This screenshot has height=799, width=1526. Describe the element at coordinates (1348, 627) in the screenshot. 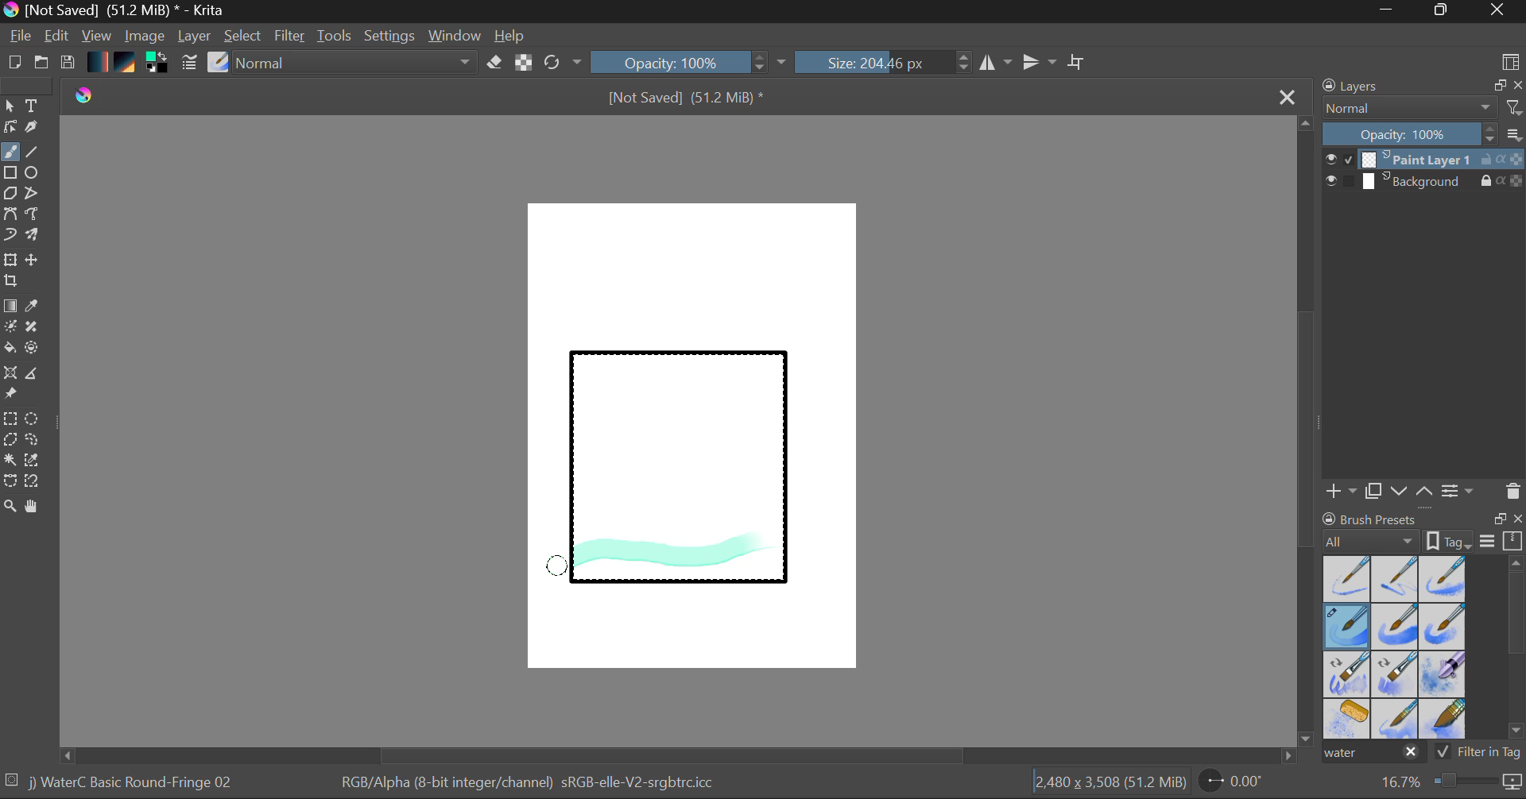

I see `Brush Selected` at that location.